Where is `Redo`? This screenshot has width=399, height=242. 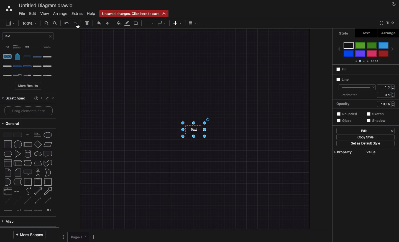
Redo is located at coordinates (75, 23).